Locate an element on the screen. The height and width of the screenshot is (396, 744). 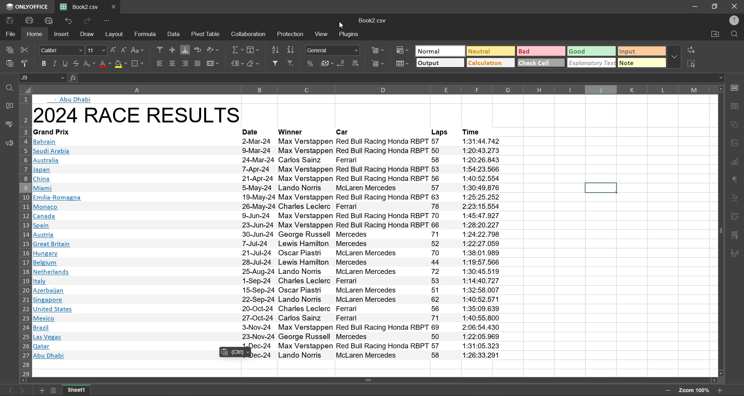
paste is located at coordinates (9, 64).